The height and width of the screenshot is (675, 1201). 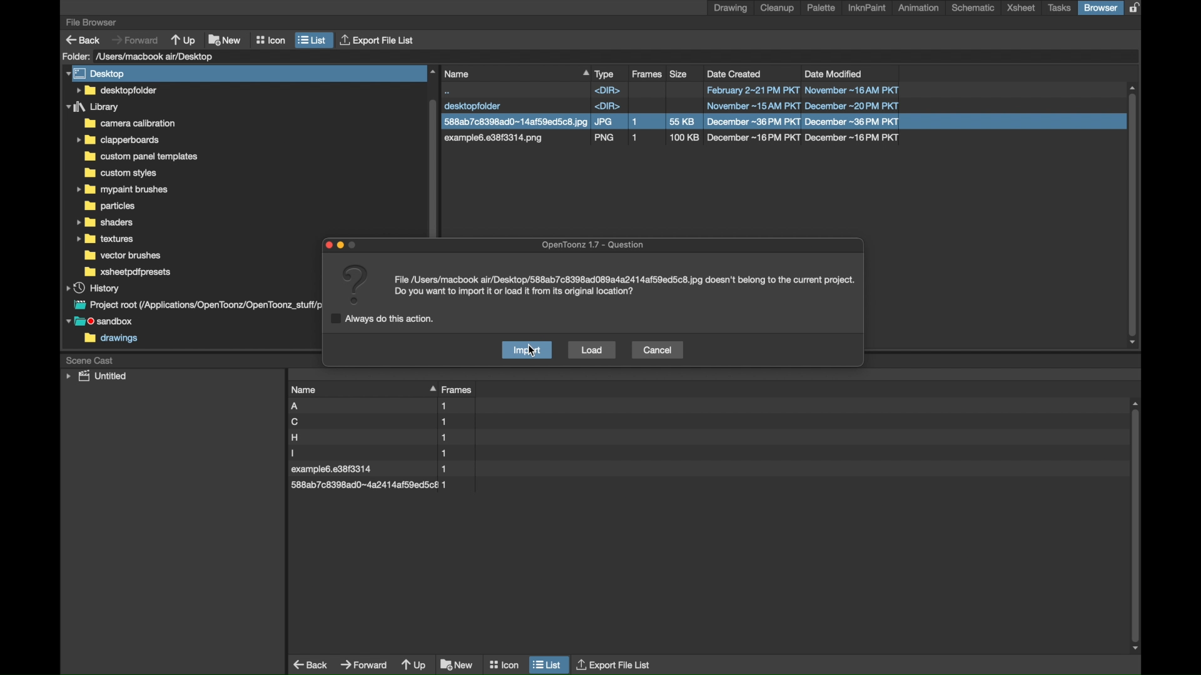 I want to click on file, so click(x=373, y=406).